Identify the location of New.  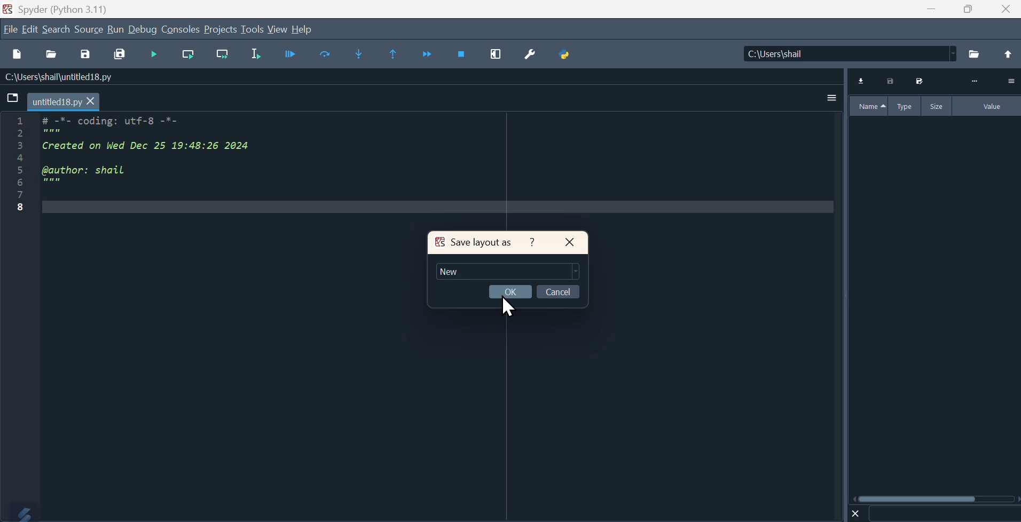
(451, 272).